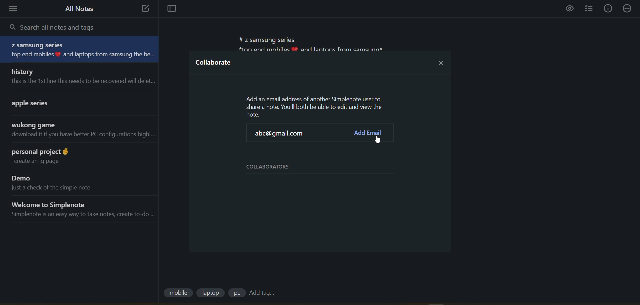 The height and width of the screenshot is (305, 640). I want to click on metadata, so click(316, 106).